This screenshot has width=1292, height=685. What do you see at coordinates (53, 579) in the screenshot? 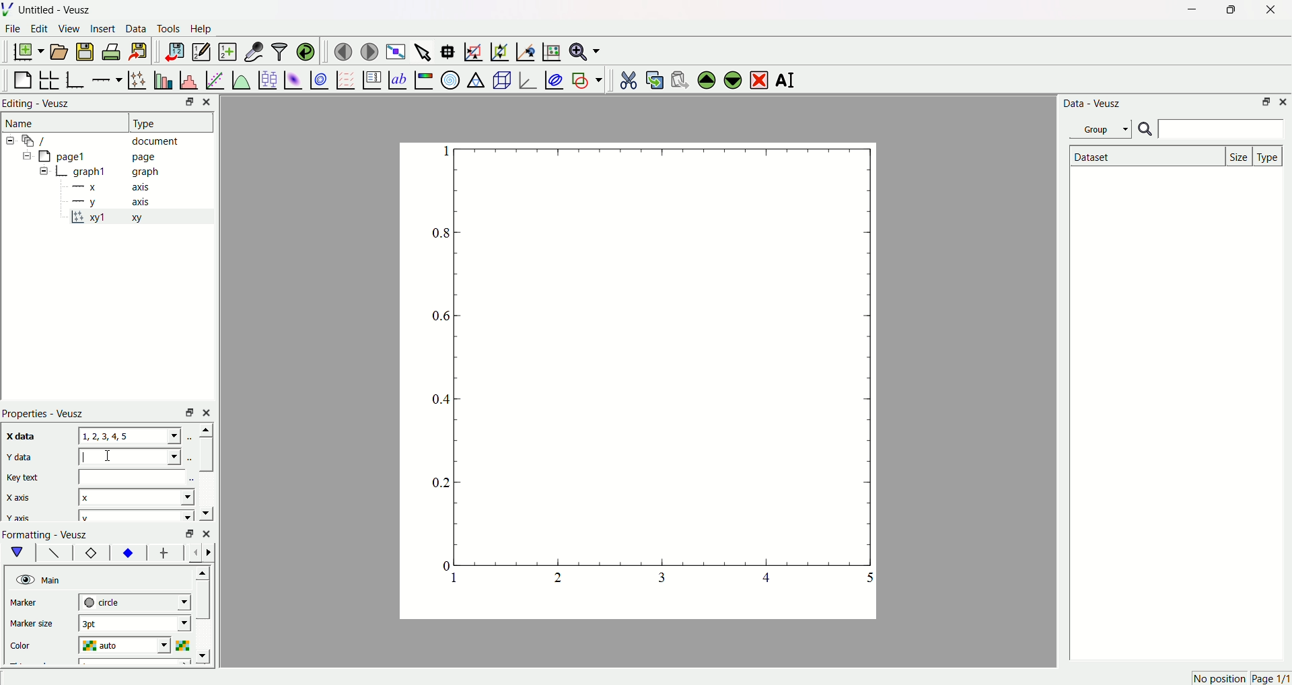
I see `Main` at bounding box center [53, 579].